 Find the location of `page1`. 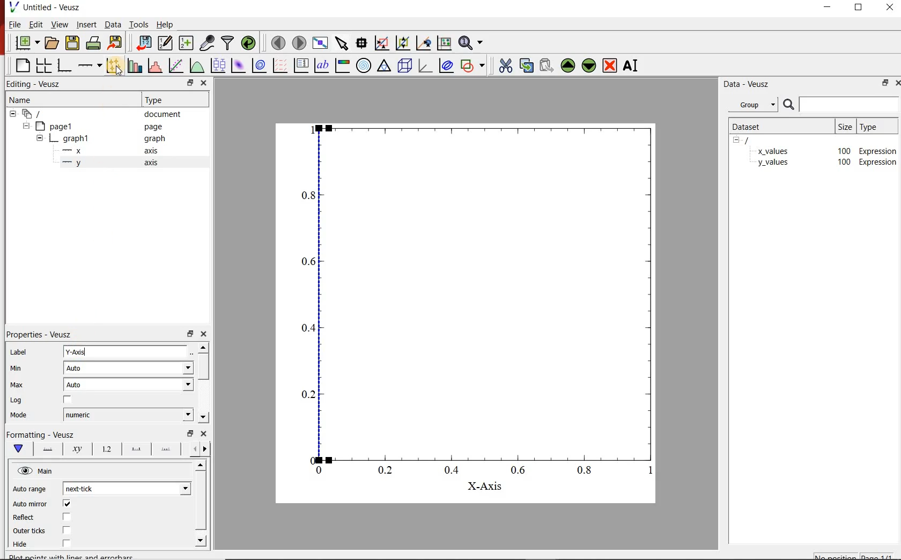

page1 is located at coordinates (58, 125).